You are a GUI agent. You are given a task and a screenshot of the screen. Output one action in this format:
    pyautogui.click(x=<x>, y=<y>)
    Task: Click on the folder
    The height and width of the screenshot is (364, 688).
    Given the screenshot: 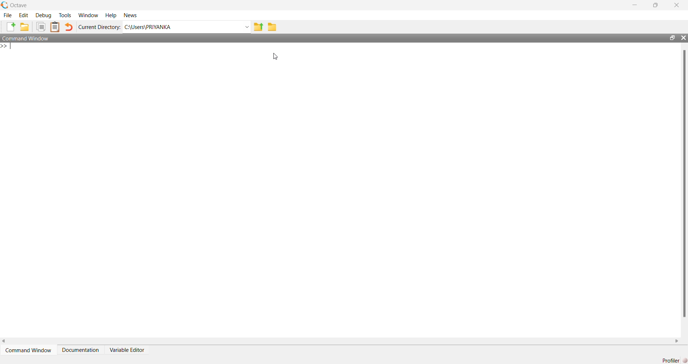 What is the action you would take?
    pyautogui.click(x=24, y=26)
    